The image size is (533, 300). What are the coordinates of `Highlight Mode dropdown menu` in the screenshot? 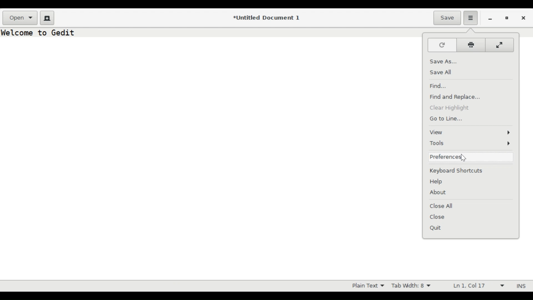 It's located at (371, 286).